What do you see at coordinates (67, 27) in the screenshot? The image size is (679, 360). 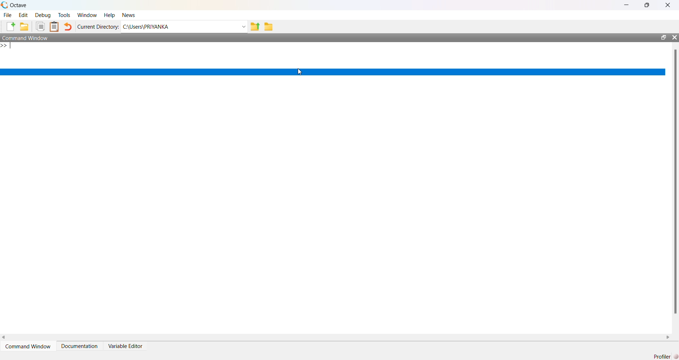 I see `Undo` at bounding box center [67, 27].